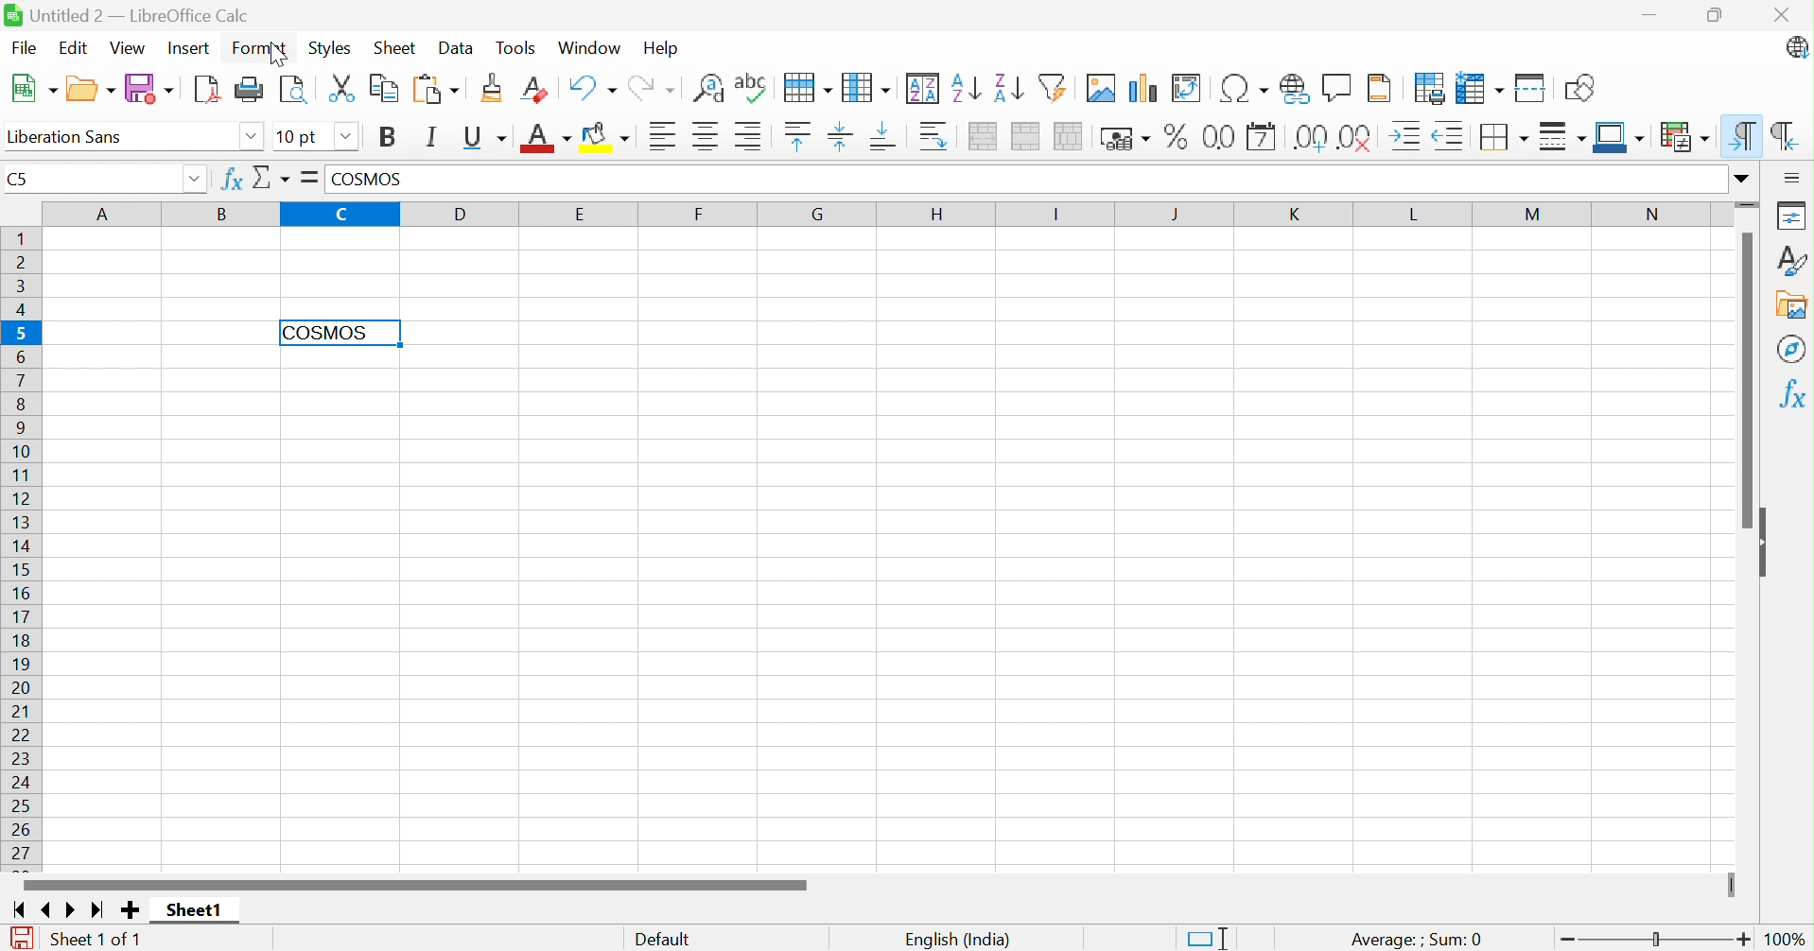 This screenshot has height=951, width=1814. I want to click on Column Names, so click(885, 216).